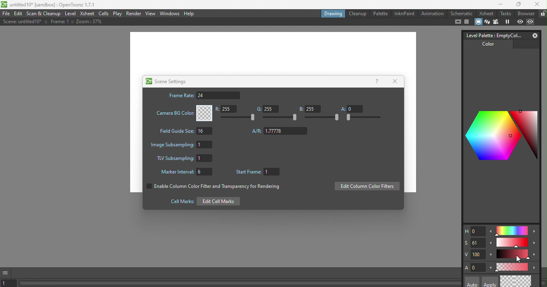 This screenshot has width=547, height=287. What do you see at coordinates (498, 5) in the screenshot?
I see `Minimize` at bounding box center [498, 5].